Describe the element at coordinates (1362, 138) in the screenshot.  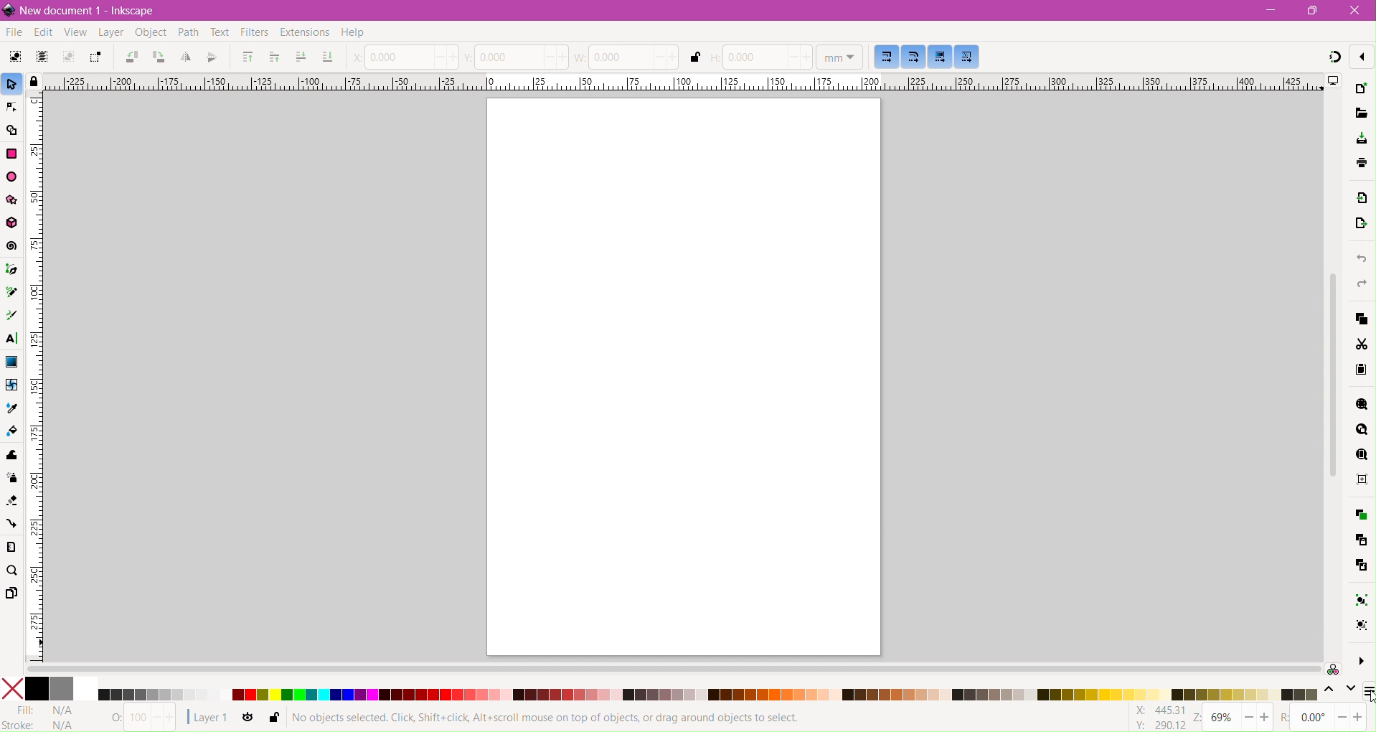
I see `Save` at that location.